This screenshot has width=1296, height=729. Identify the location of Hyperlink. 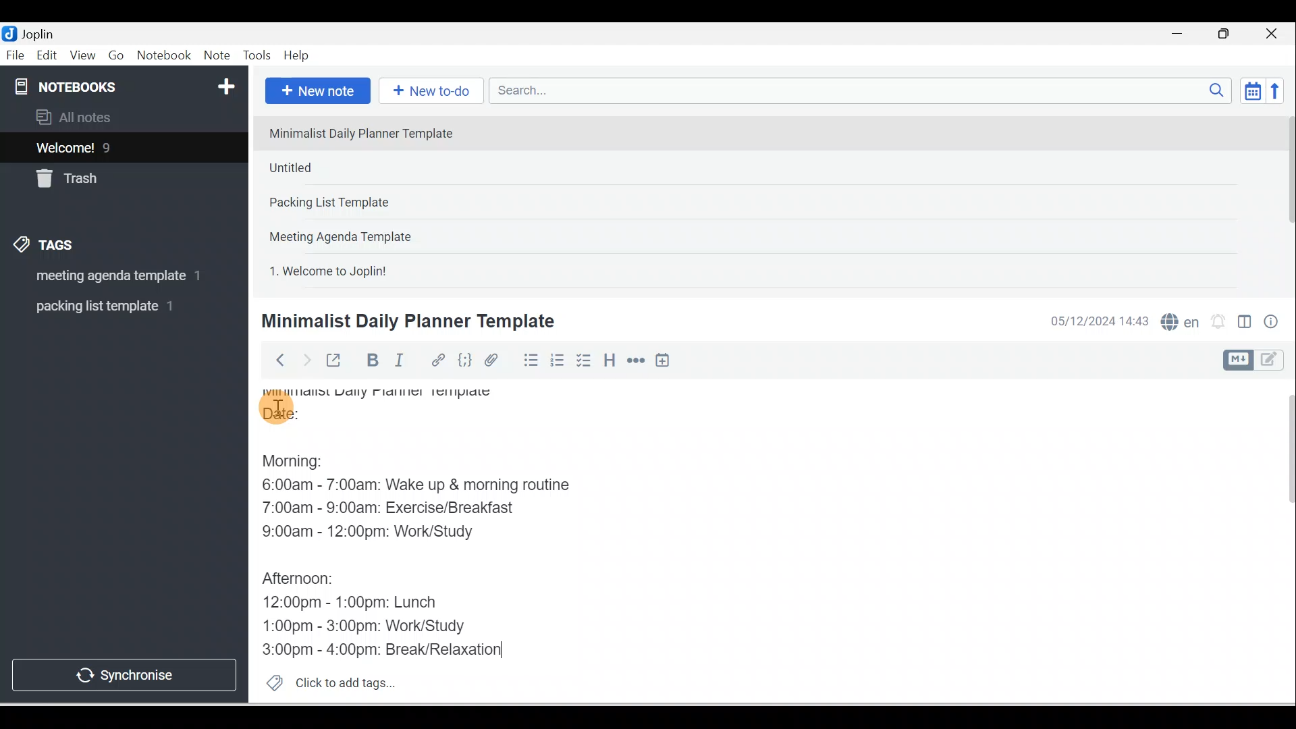
(437, 361).